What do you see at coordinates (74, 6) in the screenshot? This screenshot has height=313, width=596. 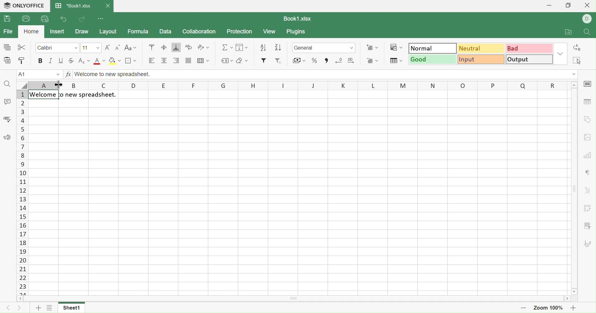 I see `*Book1.xlsx` at bounding box center [74, 6].